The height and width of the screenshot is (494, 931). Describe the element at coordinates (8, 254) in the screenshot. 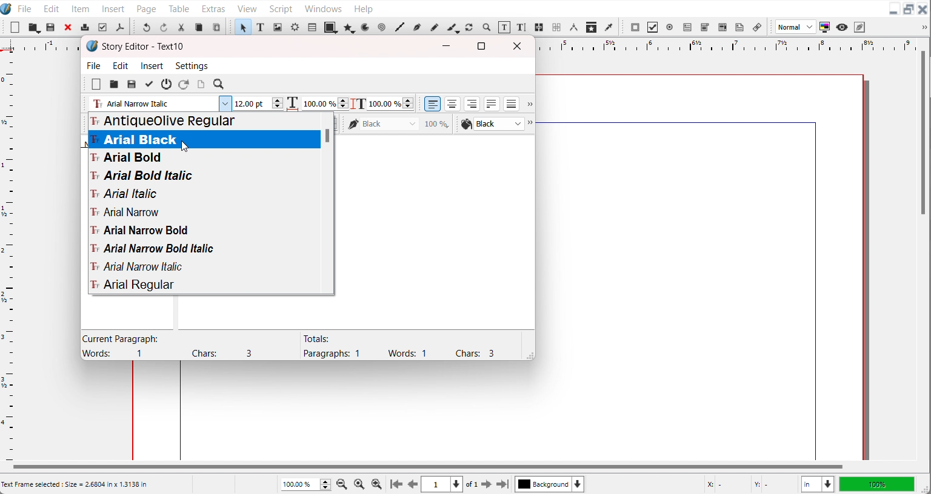

I see `Vertical Scale` at that location.